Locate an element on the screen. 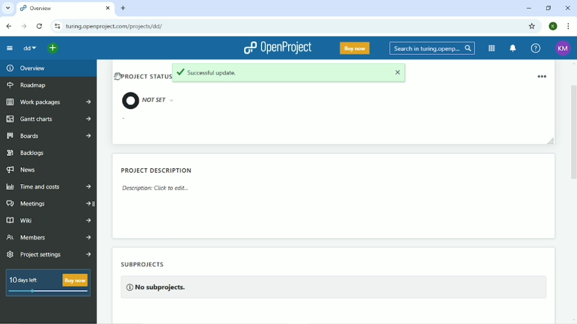 The height and width of the screenshot is (324, 577). Collapse project menu is located at coordinates (10, 49).